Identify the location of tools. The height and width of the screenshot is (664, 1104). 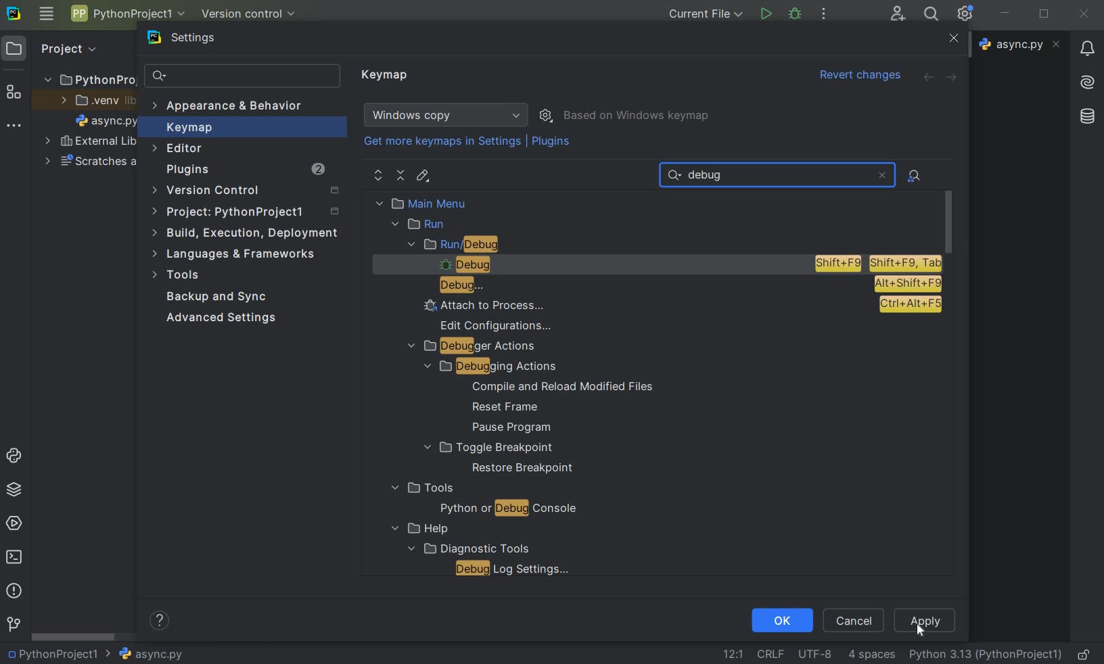
(421, 488).